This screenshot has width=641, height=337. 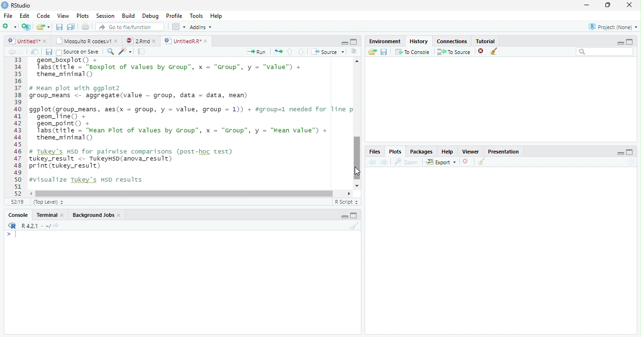 What do you see at coordinates (612, 27) in the screenshot?
I see `Project (None)` at bounding box center [612, 27].